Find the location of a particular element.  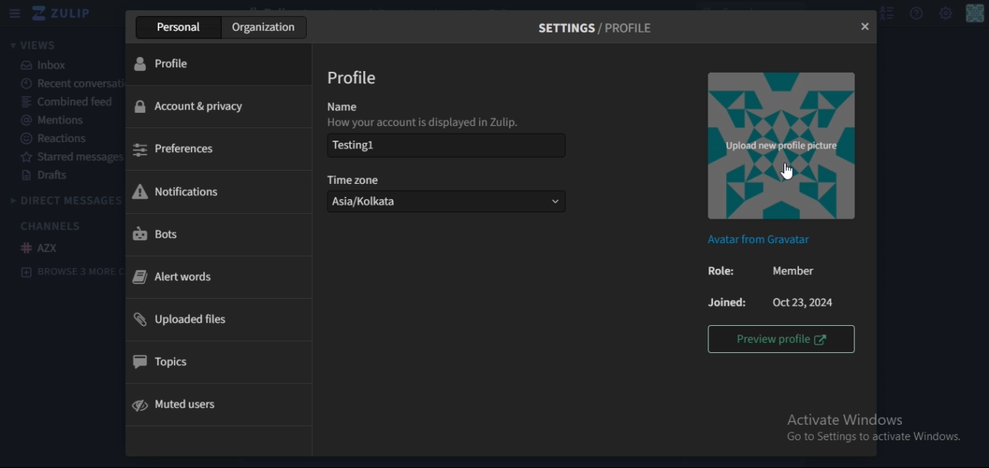

personal is located at coordinates (182, 27).